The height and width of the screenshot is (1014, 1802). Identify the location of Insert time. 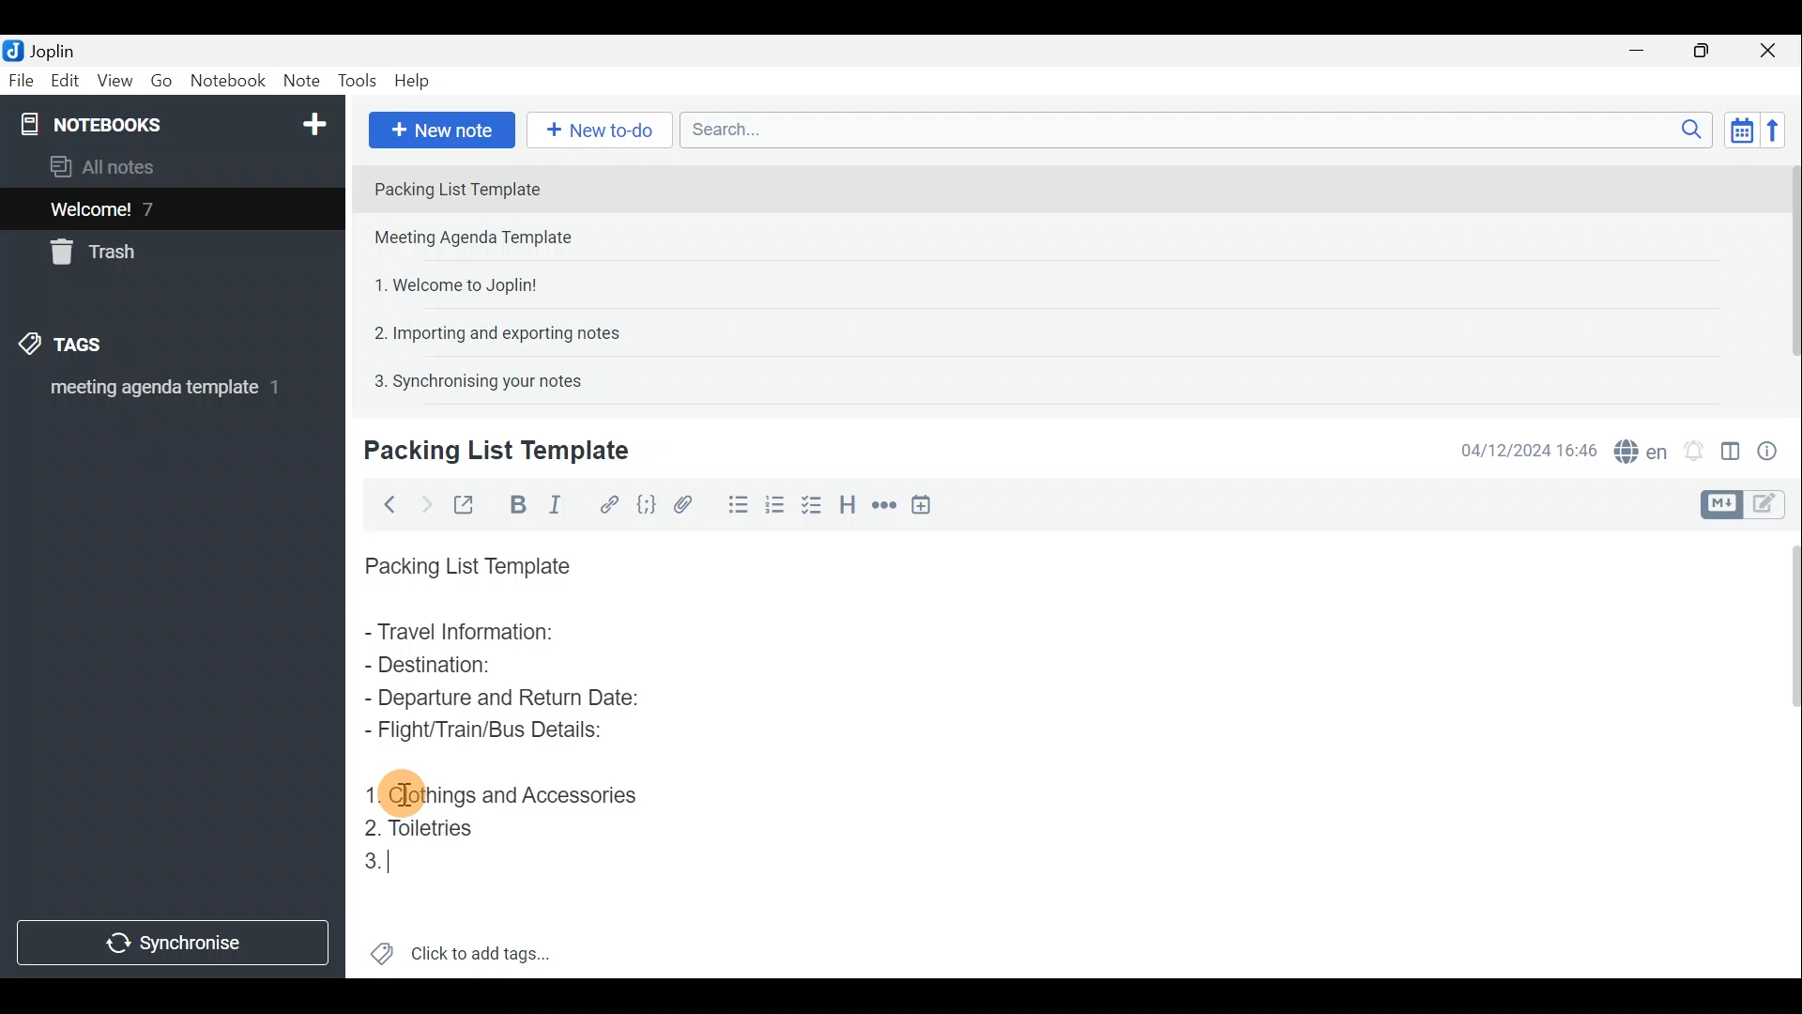
(927, 504).